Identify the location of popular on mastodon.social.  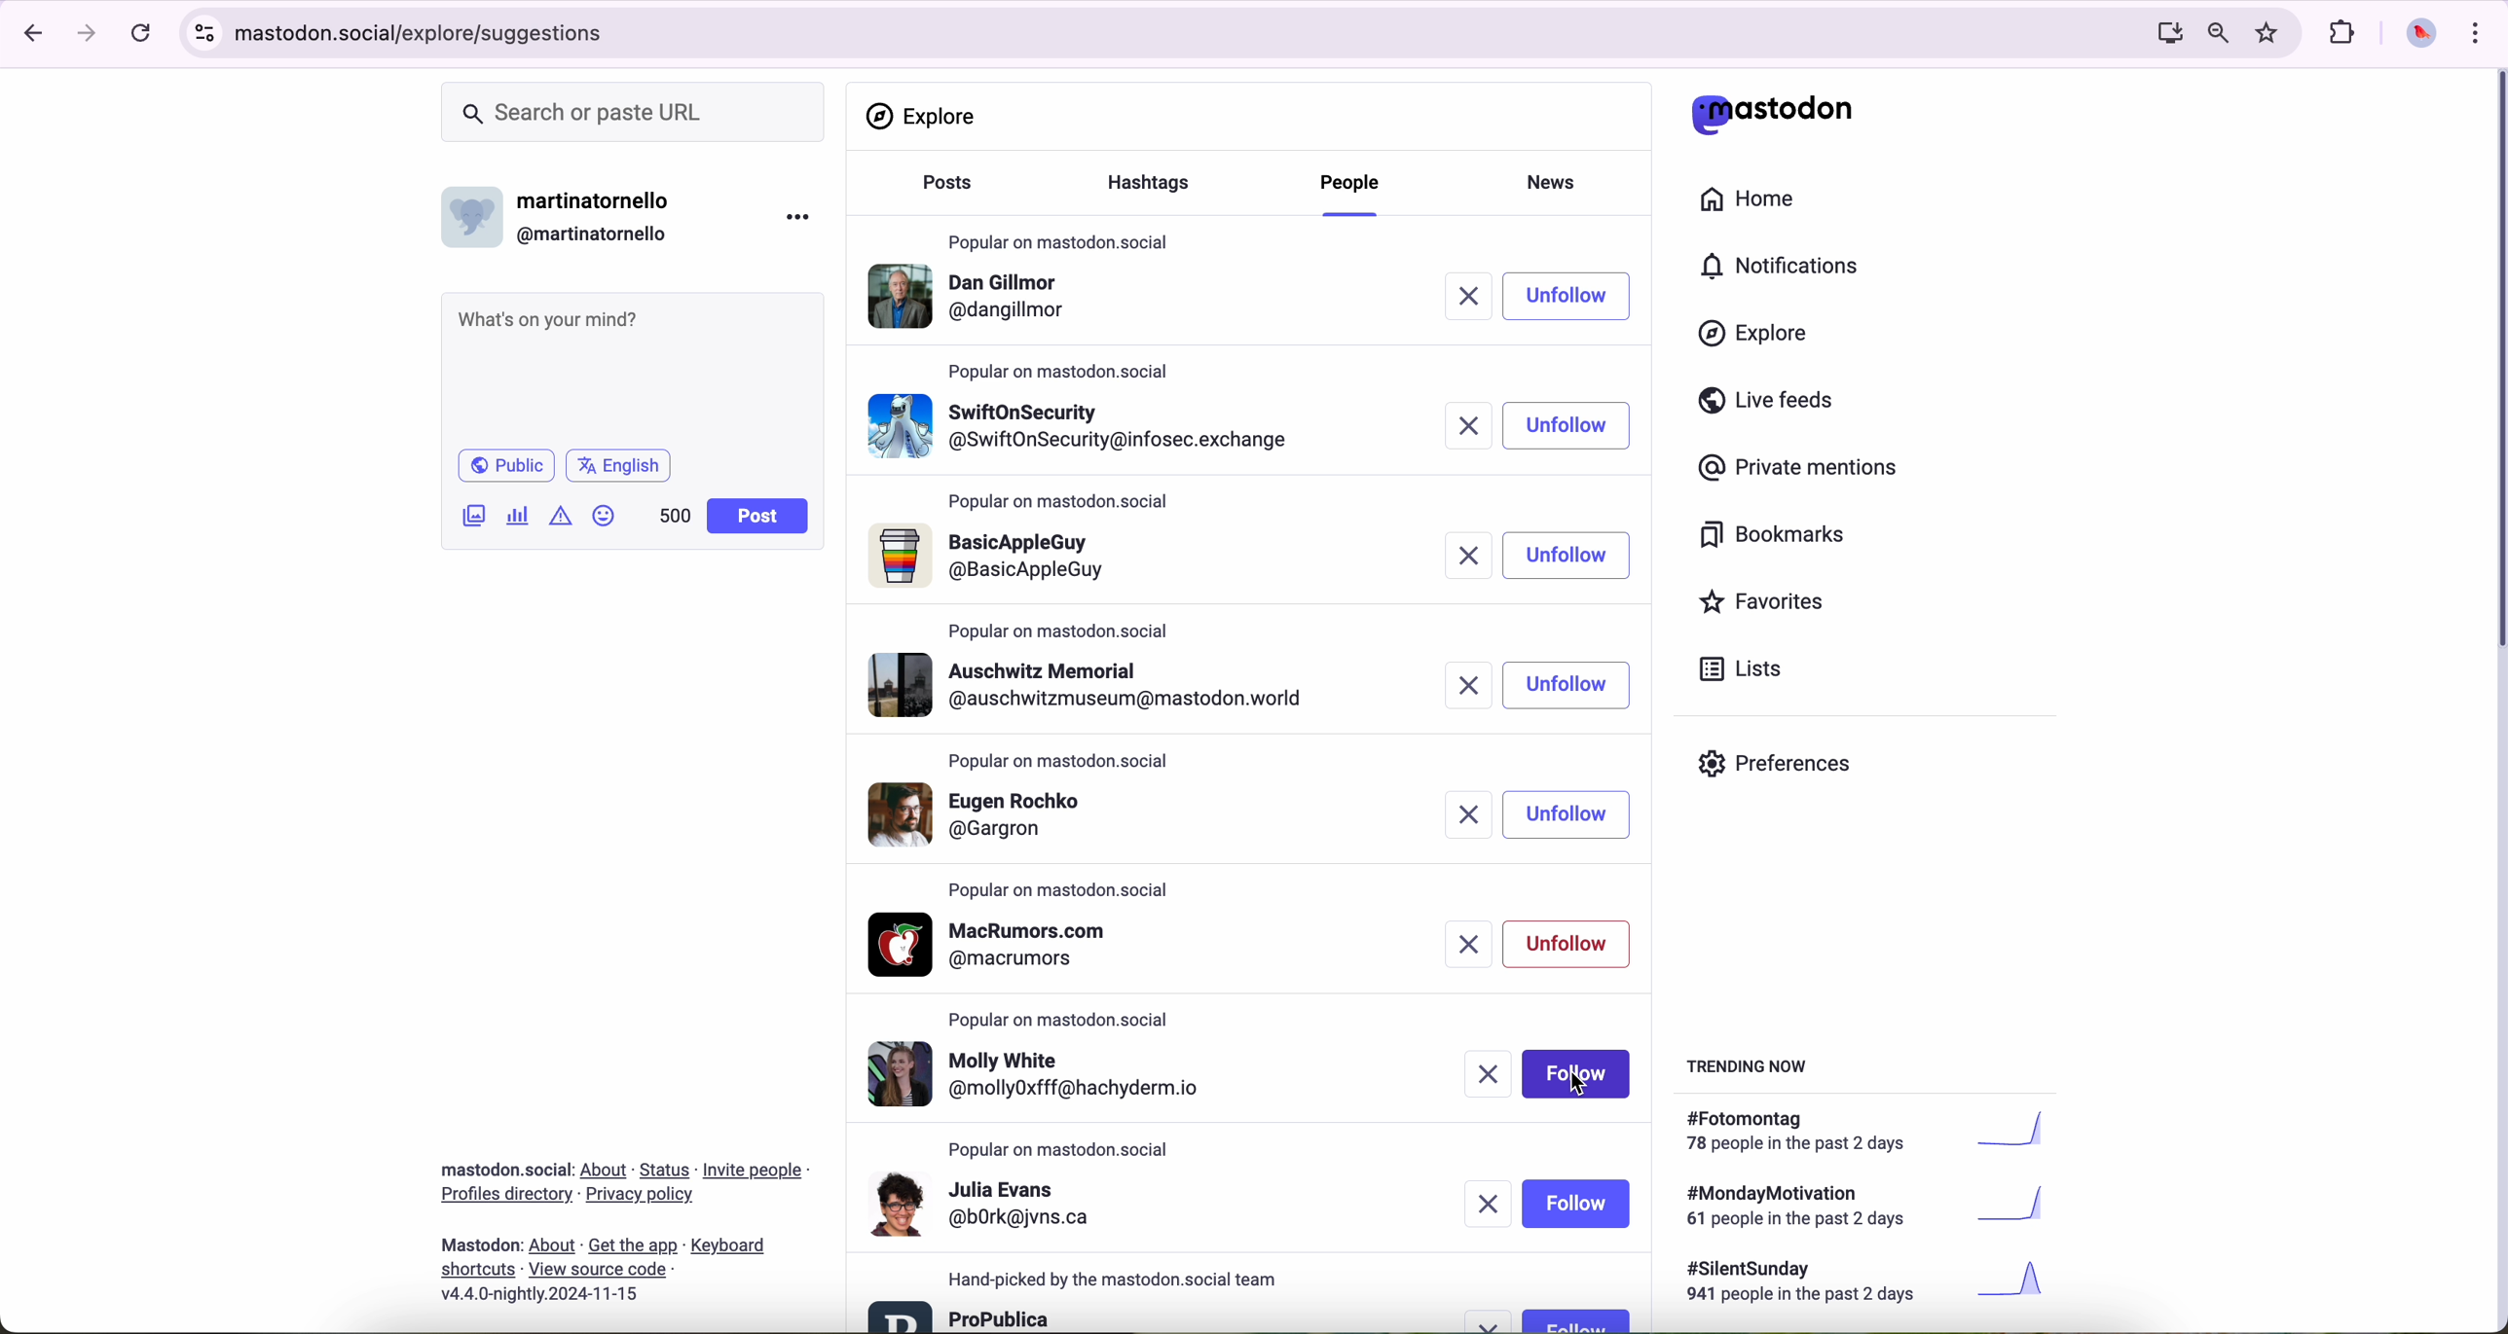
(1059, 237).